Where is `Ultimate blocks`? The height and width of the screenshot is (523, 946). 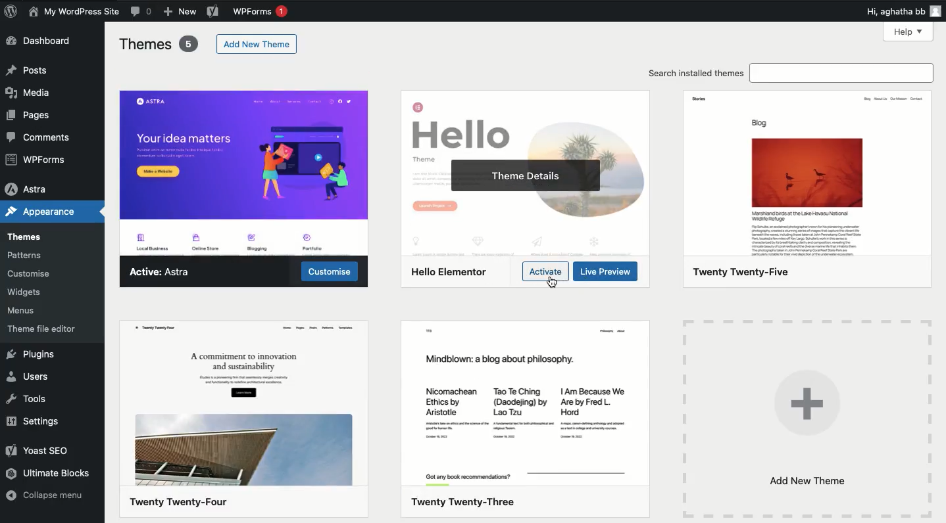 Ultimate blocks is located at coordinates (53, 474).